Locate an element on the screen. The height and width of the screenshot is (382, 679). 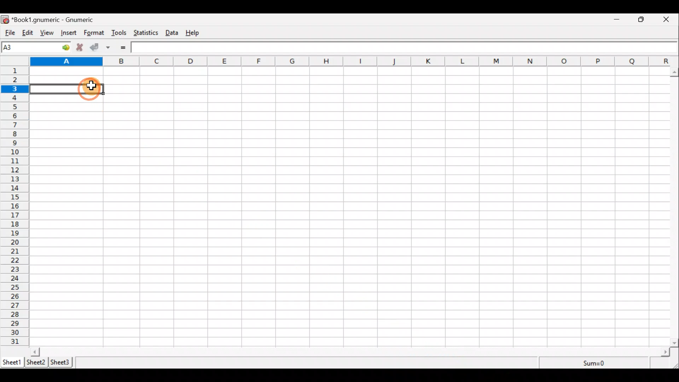
Maximize/Minimize is located at coordinates (641, 21).